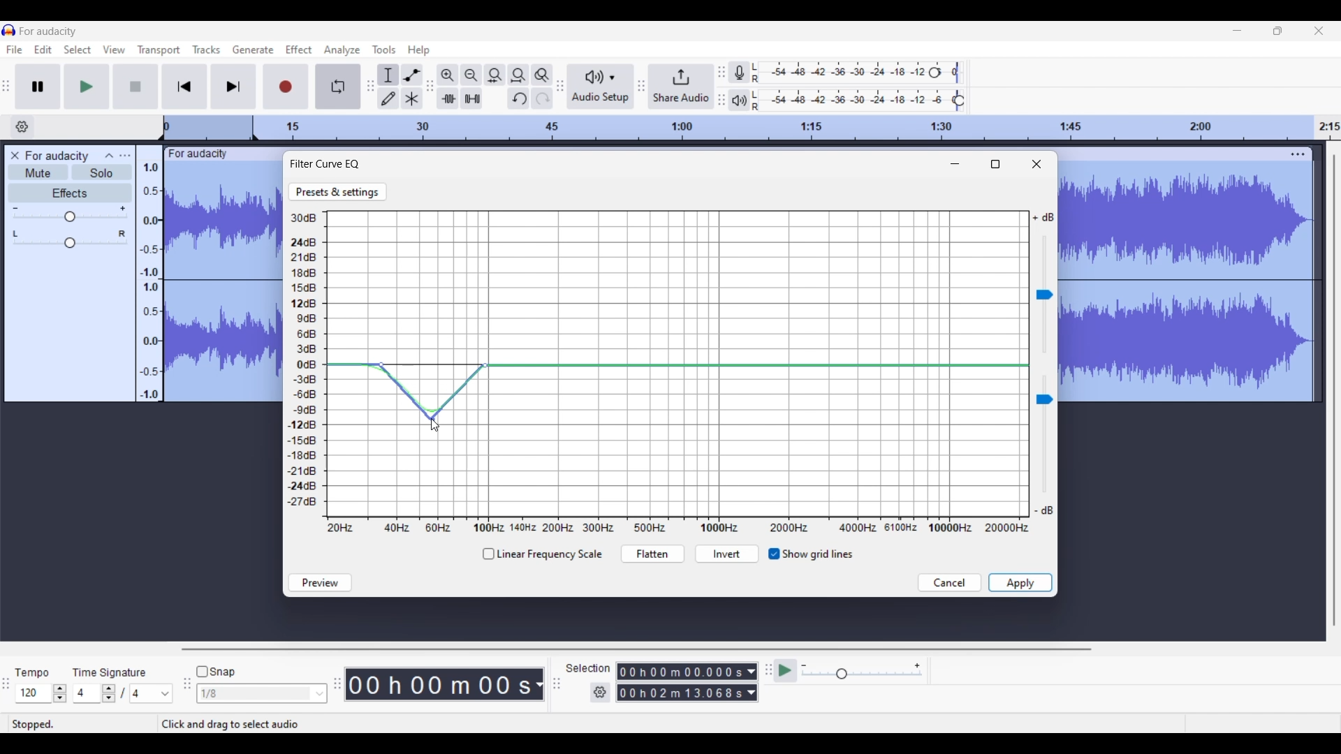 Image resolution: width=1341 pixels, height=754 pixels. Describe the element at coordinates (471, 98) in the screenshot. I see `Silence audio selection` at that location.